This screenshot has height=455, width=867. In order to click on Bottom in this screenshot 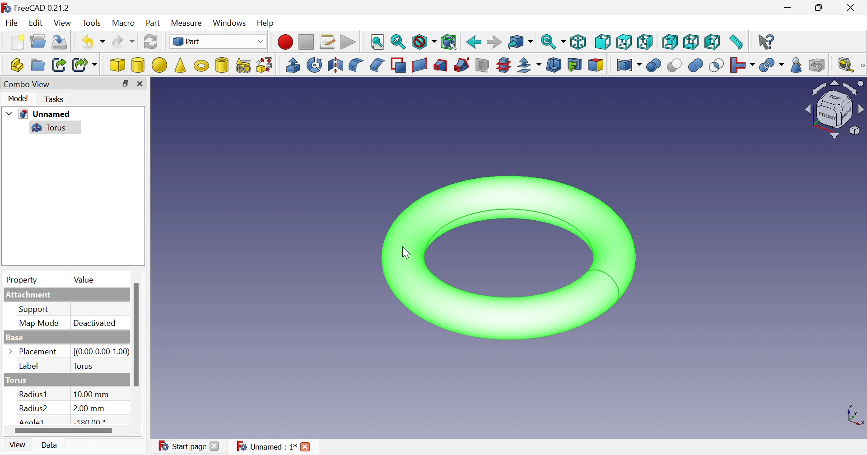, I will do `click(690, 42)`.